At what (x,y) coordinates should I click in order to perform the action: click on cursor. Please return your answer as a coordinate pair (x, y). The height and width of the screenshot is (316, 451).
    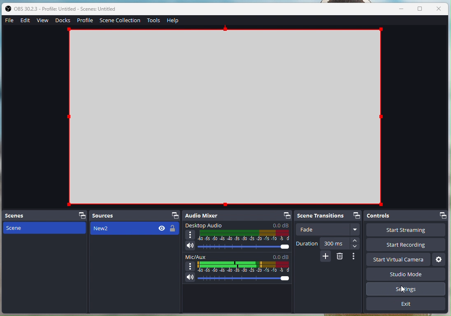
    Looking at the image, I should click on (401, 290).